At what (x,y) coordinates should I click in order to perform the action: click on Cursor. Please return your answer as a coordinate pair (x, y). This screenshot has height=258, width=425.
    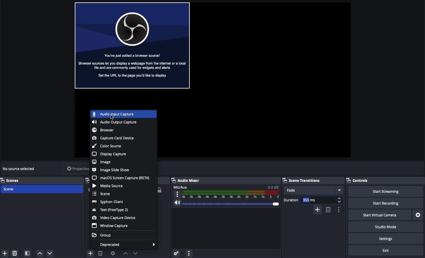
    Looking at the image, I should click on (113, 117).